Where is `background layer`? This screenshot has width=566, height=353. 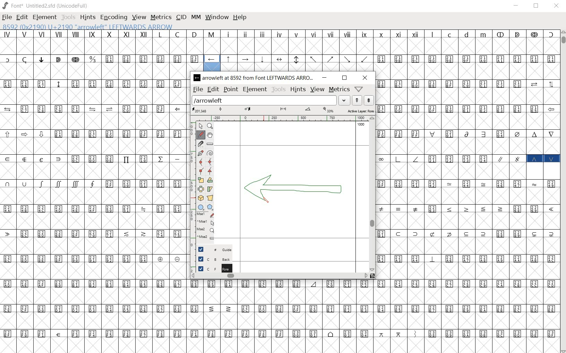 background layer is located at coordinates (212, 259).